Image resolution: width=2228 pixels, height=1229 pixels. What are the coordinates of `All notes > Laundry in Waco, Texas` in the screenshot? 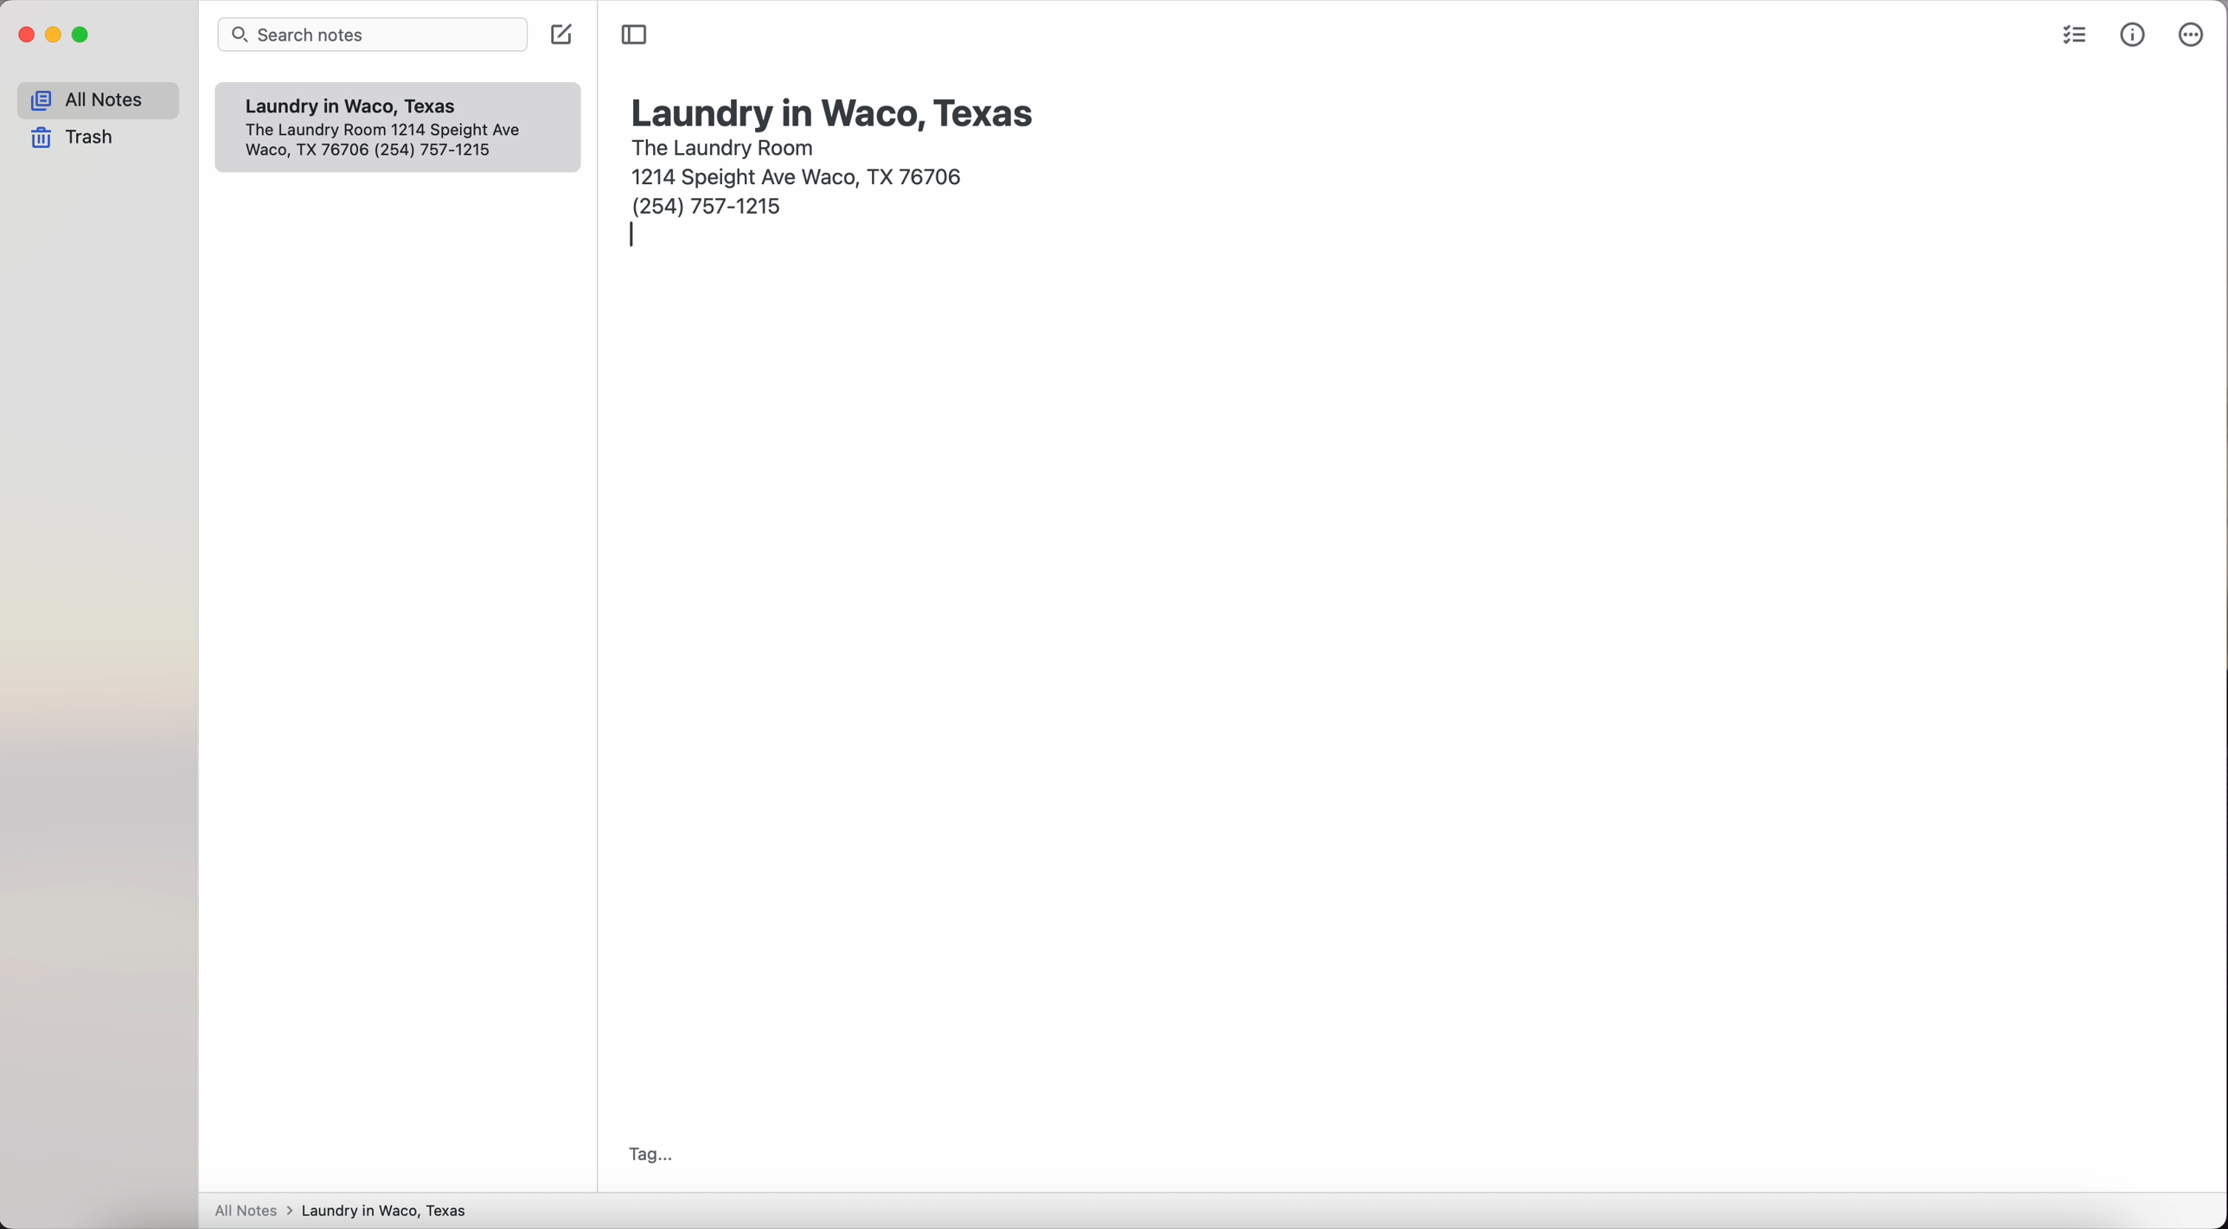 It's located at (349, 1212).